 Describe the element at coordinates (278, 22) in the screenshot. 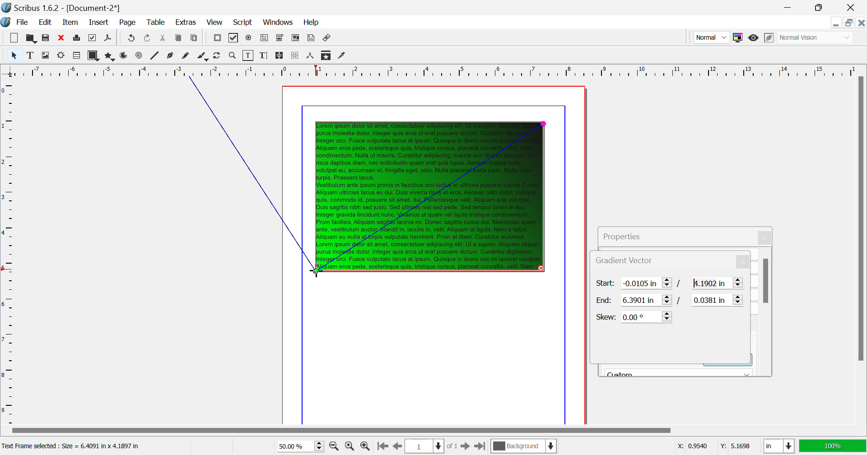

I see `Windows` at that location.